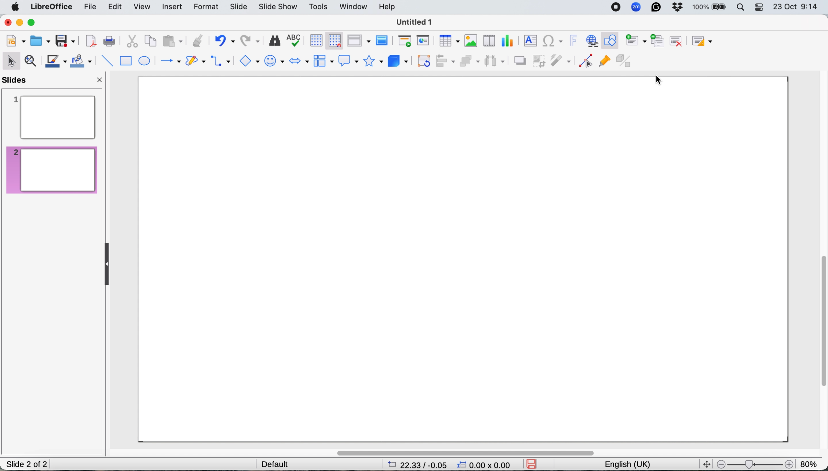 The width and height of the screenshot is (828, 471). What do you see at coordinates (742, 7) in the screenshot?
I see `spotlight search` at bounding box center [742, 7].